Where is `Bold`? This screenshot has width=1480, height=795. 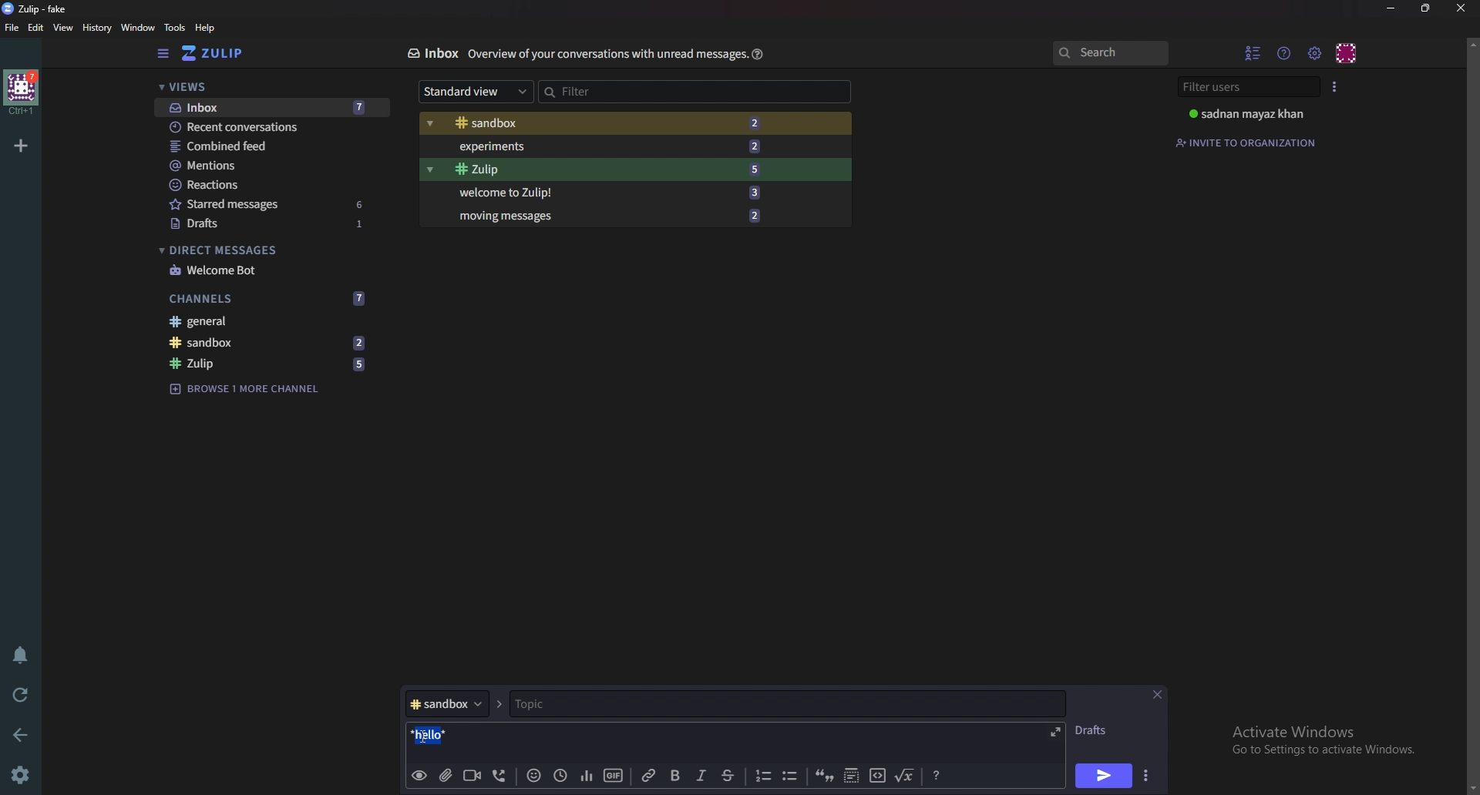
Bold is located at coordinates (674, 776).